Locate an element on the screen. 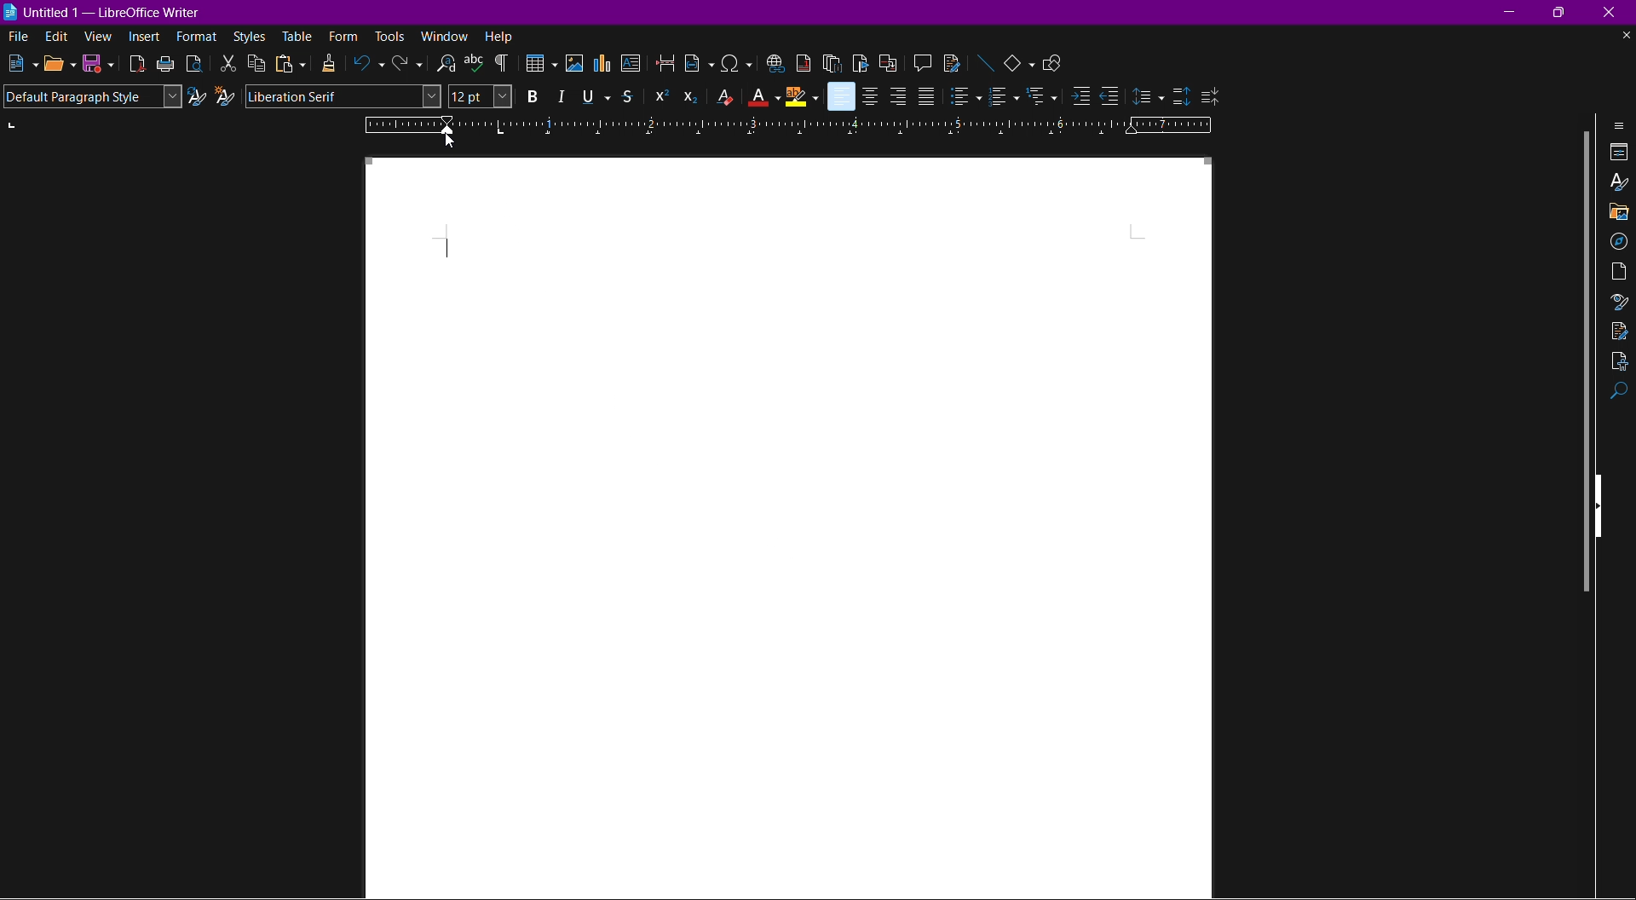  Styles is located at coordinates (250, 37).